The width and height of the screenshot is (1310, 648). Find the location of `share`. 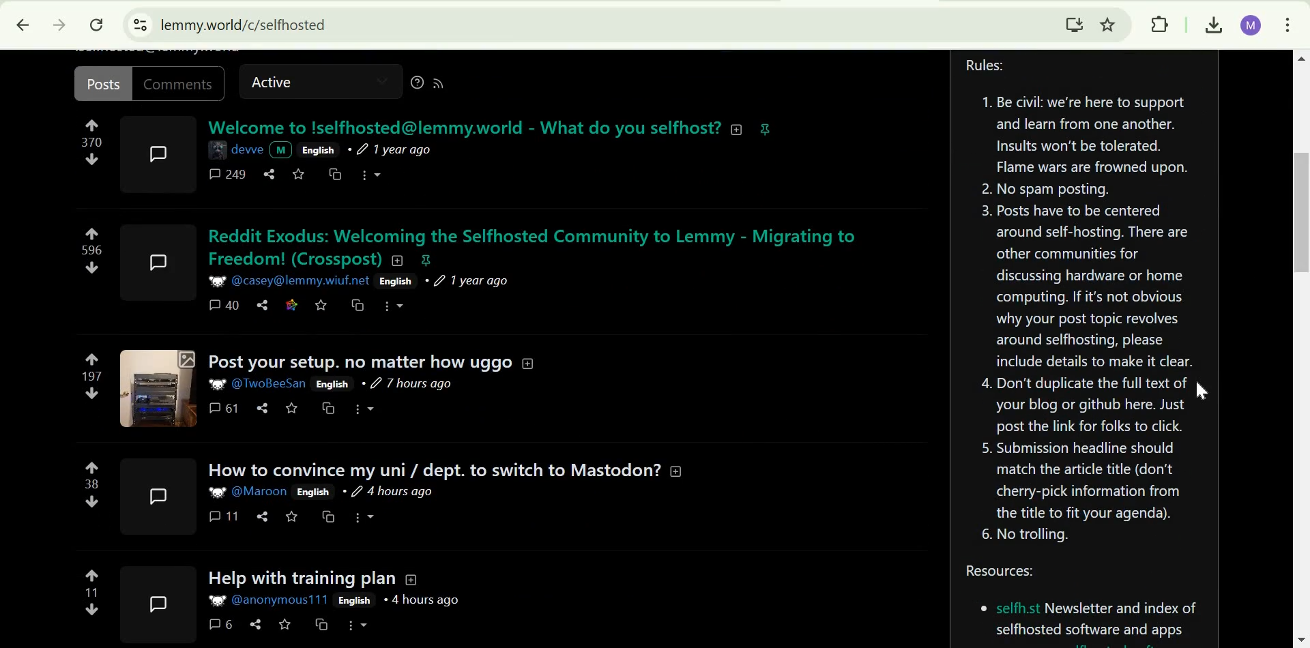

share is located at coordinates (255, 624).